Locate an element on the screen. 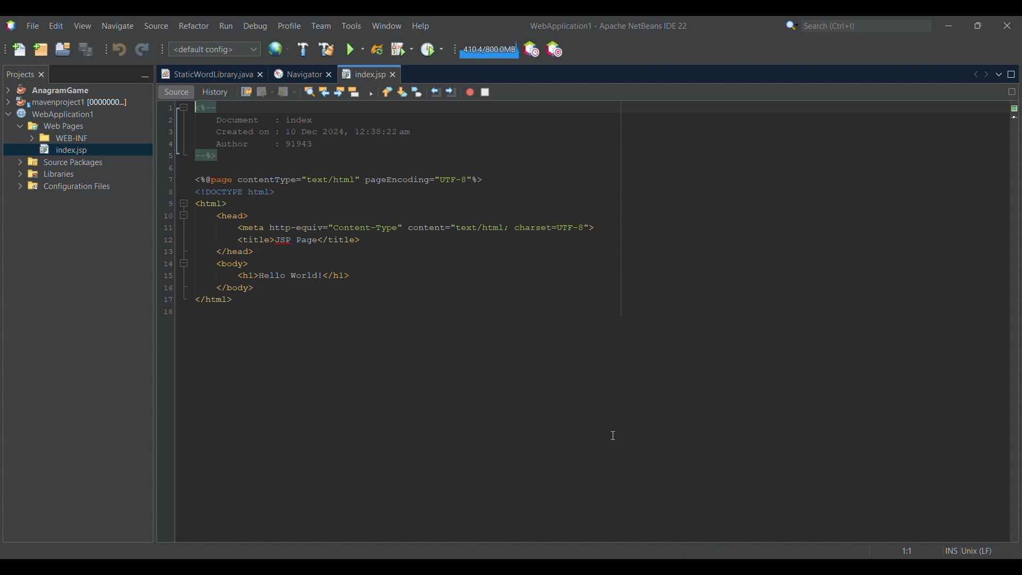 This screenshot has height=575, width=1022. Status bar details changed is located at coordinates (934, 551).